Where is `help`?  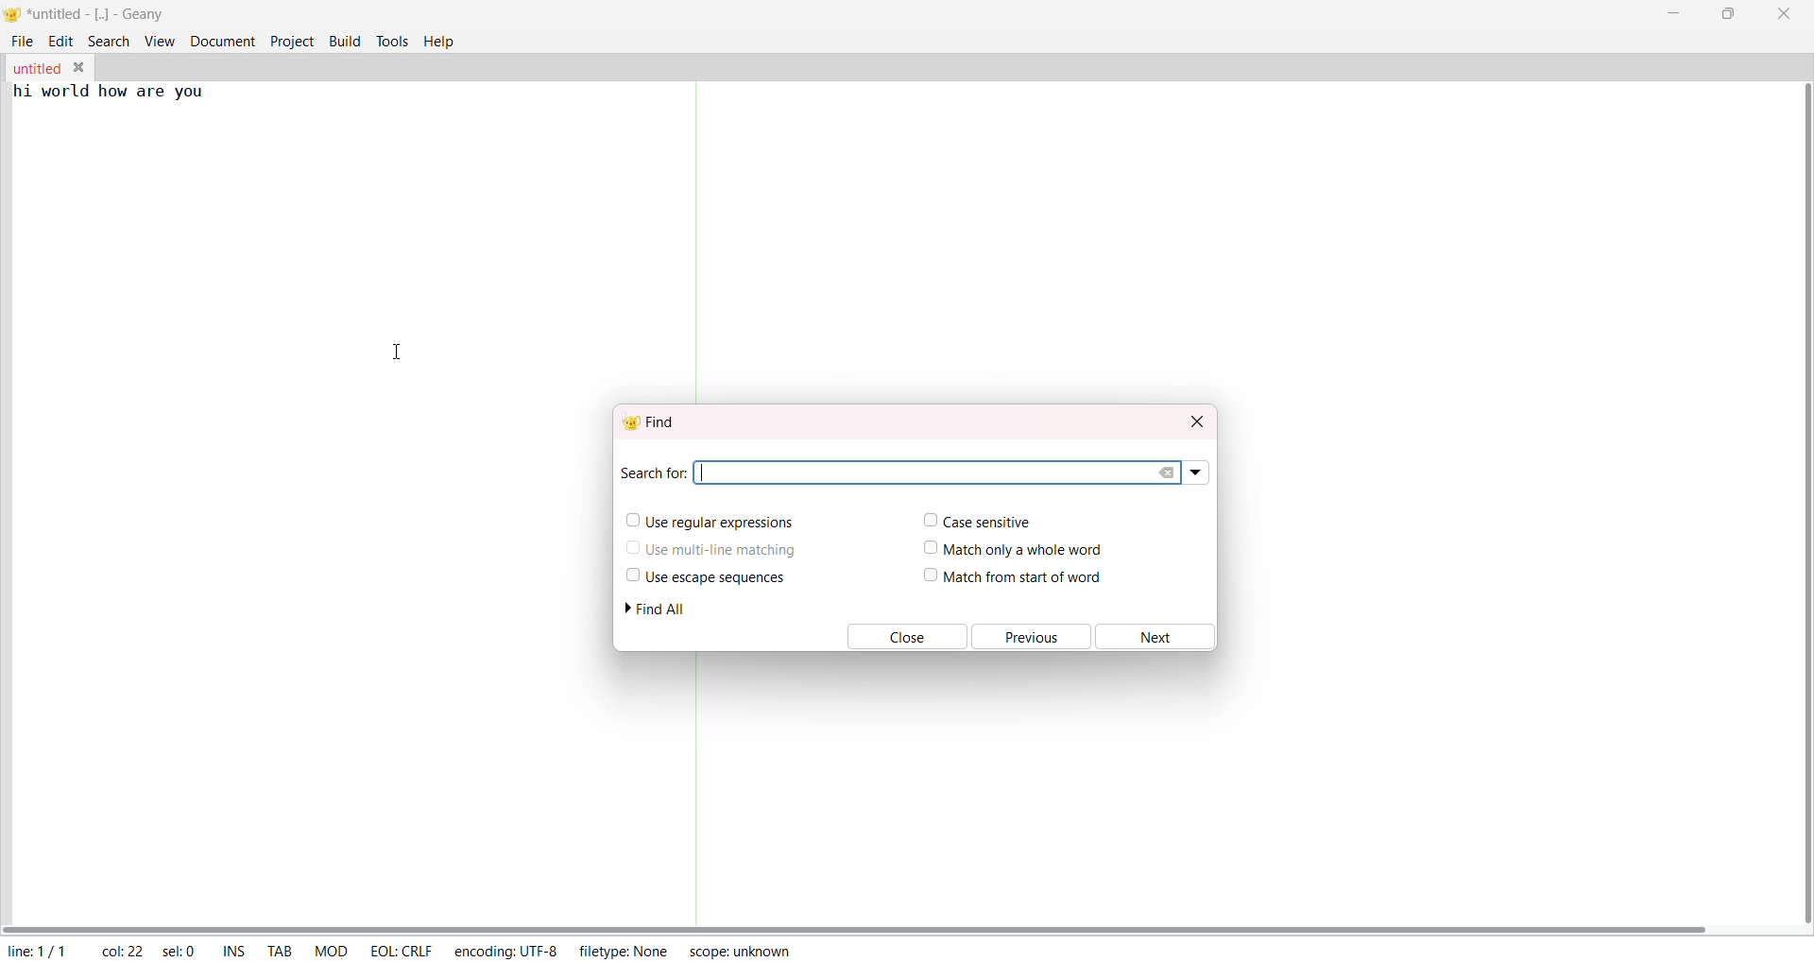
help is located at coordinates (439, 42).